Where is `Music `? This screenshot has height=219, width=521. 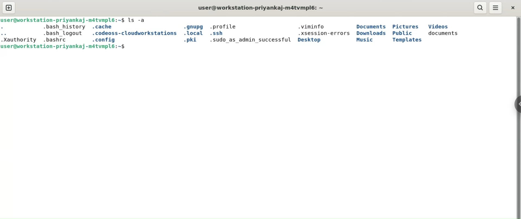 Music  is located at coordinates (364, 40).